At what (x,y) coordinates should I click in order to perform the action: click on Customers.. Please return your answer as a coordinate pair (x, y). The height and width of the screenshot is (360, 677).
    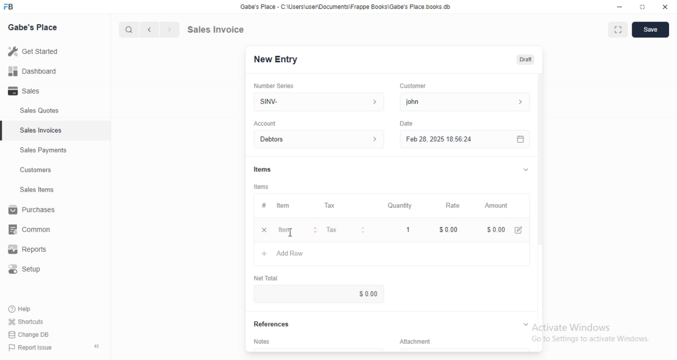
    Looking at the image, I should click on (33, 171).